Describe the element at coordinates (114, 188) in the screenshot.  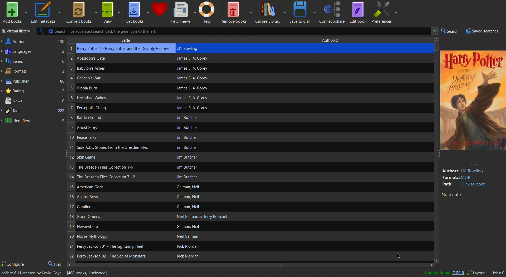
I see `Book name` at that location.